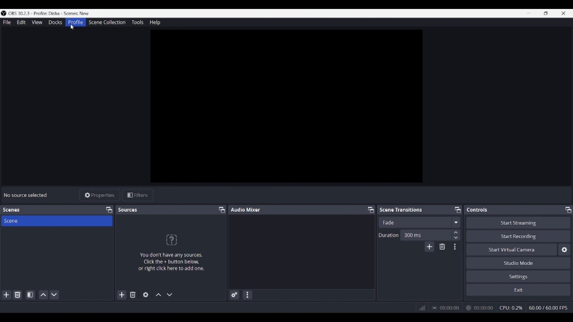 The height and width of the screenshot is (322, 573). I want to click on Tools menu, so click(137, 22).